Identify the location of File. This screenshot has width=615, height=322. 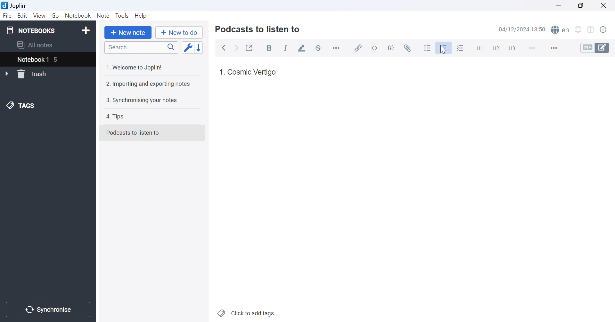
(7, 16).